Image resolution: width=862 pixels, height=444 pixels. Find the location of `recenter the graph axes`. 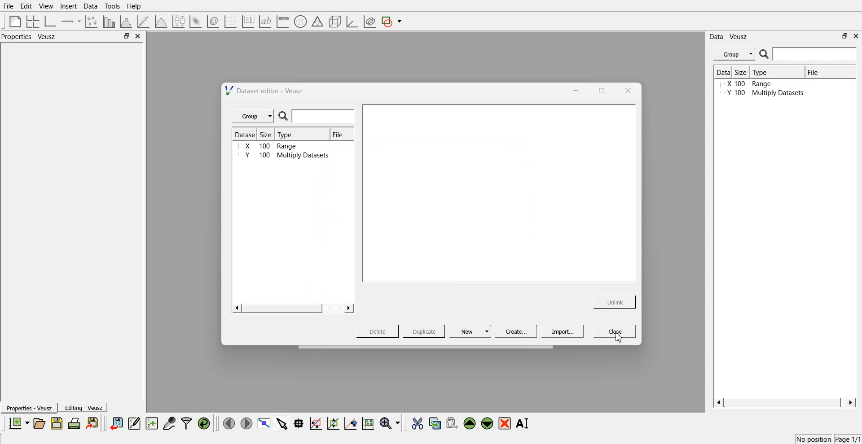

recenter the graph axes is located at coordinates (350, 423).